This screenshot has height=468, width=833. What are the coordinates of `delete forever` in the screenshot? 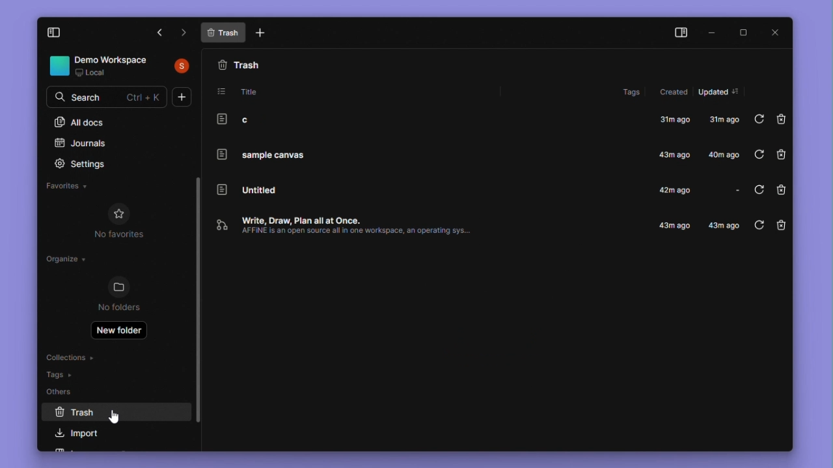 It's located at (782, 120).